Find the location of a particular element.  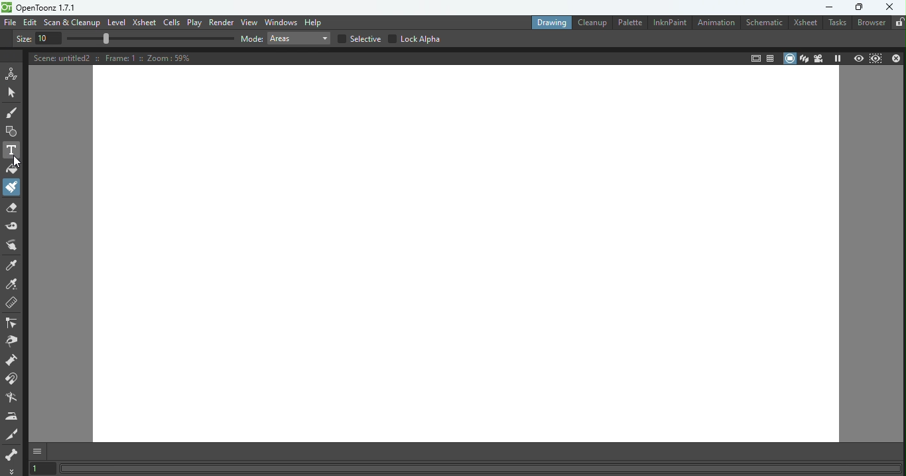

Windows is located at coordinates (283, 22).